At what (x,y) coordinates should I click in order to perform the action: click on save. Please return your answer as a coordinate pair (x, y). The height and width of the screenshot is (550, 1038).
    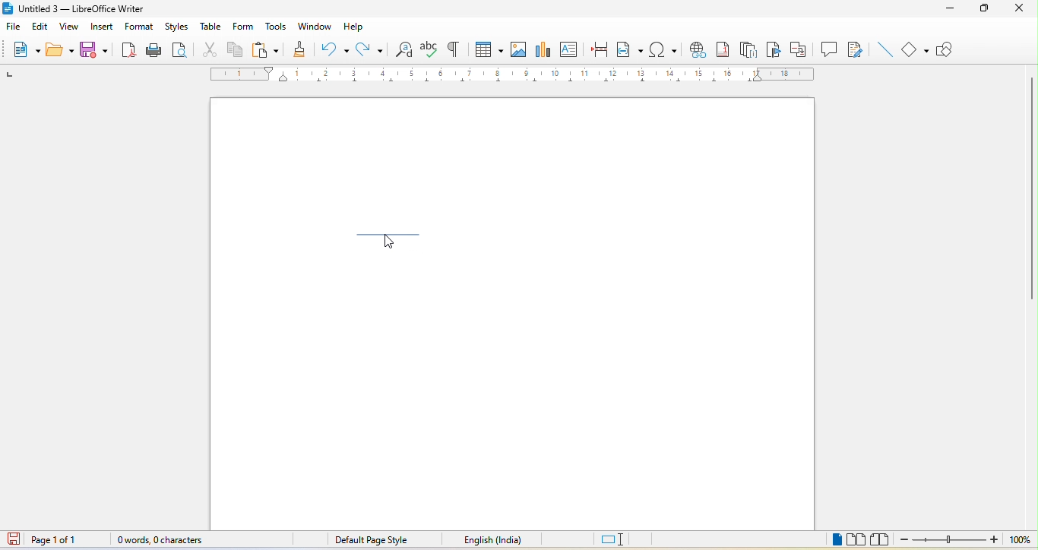
    Looking at the image, I should click on (96, 50).